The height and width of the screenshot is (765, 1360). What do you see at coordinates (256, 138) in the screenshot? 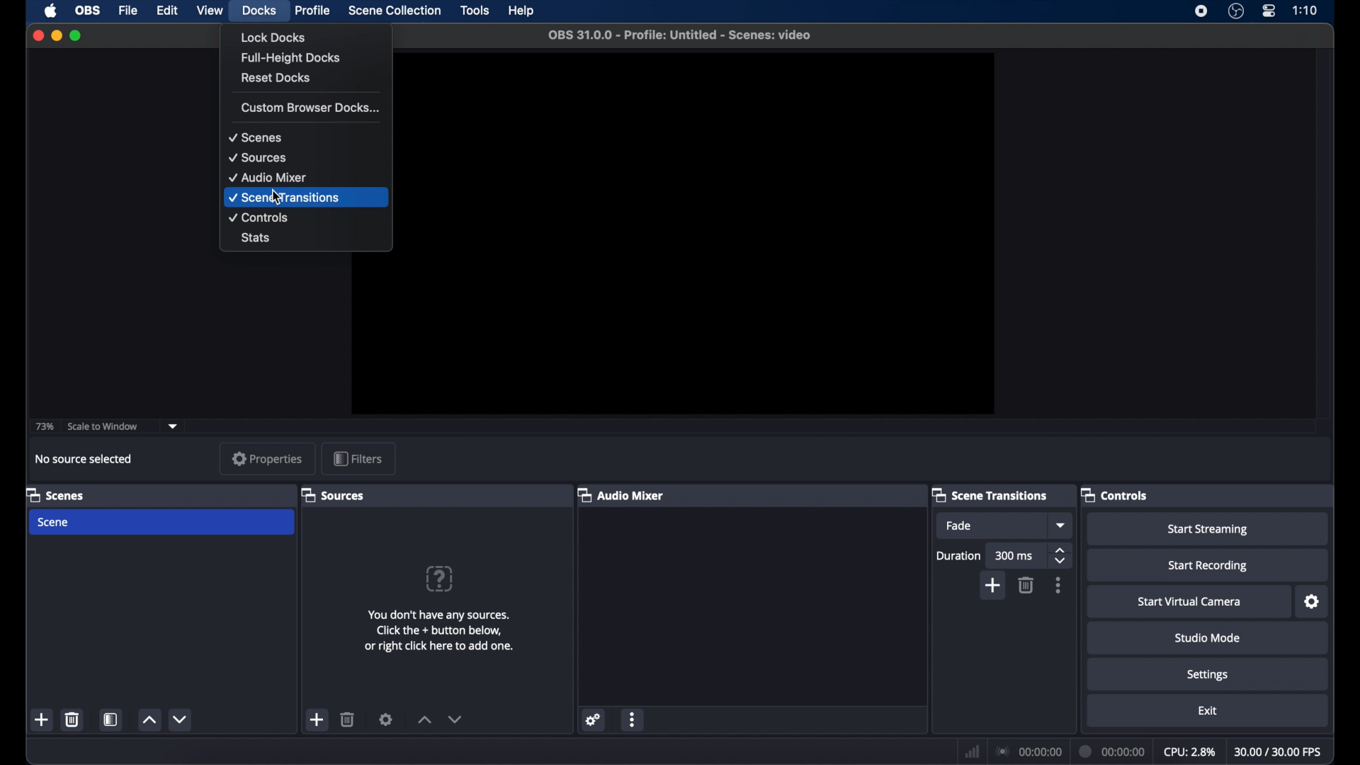
I see `scenes` at bounding box center [256, 138].